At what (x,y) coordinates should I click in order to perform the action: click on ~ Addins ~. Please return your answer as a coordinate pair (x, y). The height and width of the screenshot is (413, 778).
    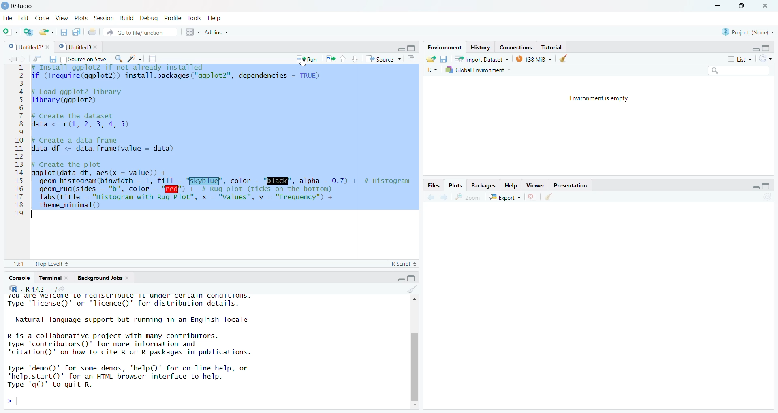
    Looking at the image, I should click on (223, 31).